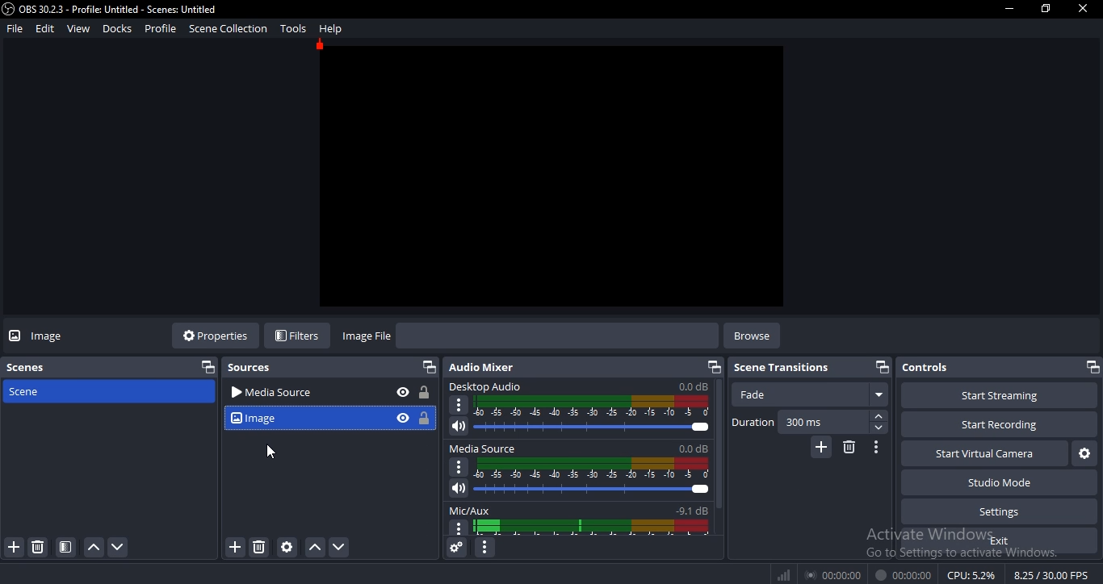 Image resolution: width=1103 pixels, height=584 pixels. I want to click on volume slider, so click(581, 490).